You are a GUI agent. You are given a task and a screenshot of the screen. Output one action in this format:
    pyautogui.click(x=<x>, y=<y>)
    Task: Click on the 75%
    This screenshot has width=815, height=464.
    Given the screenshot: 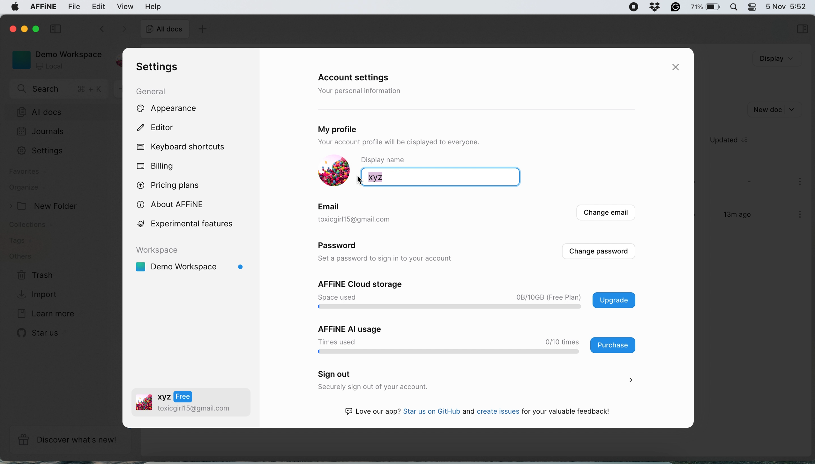 What is the action you would take?
    pyautogui.click(x=706, y=8)
    